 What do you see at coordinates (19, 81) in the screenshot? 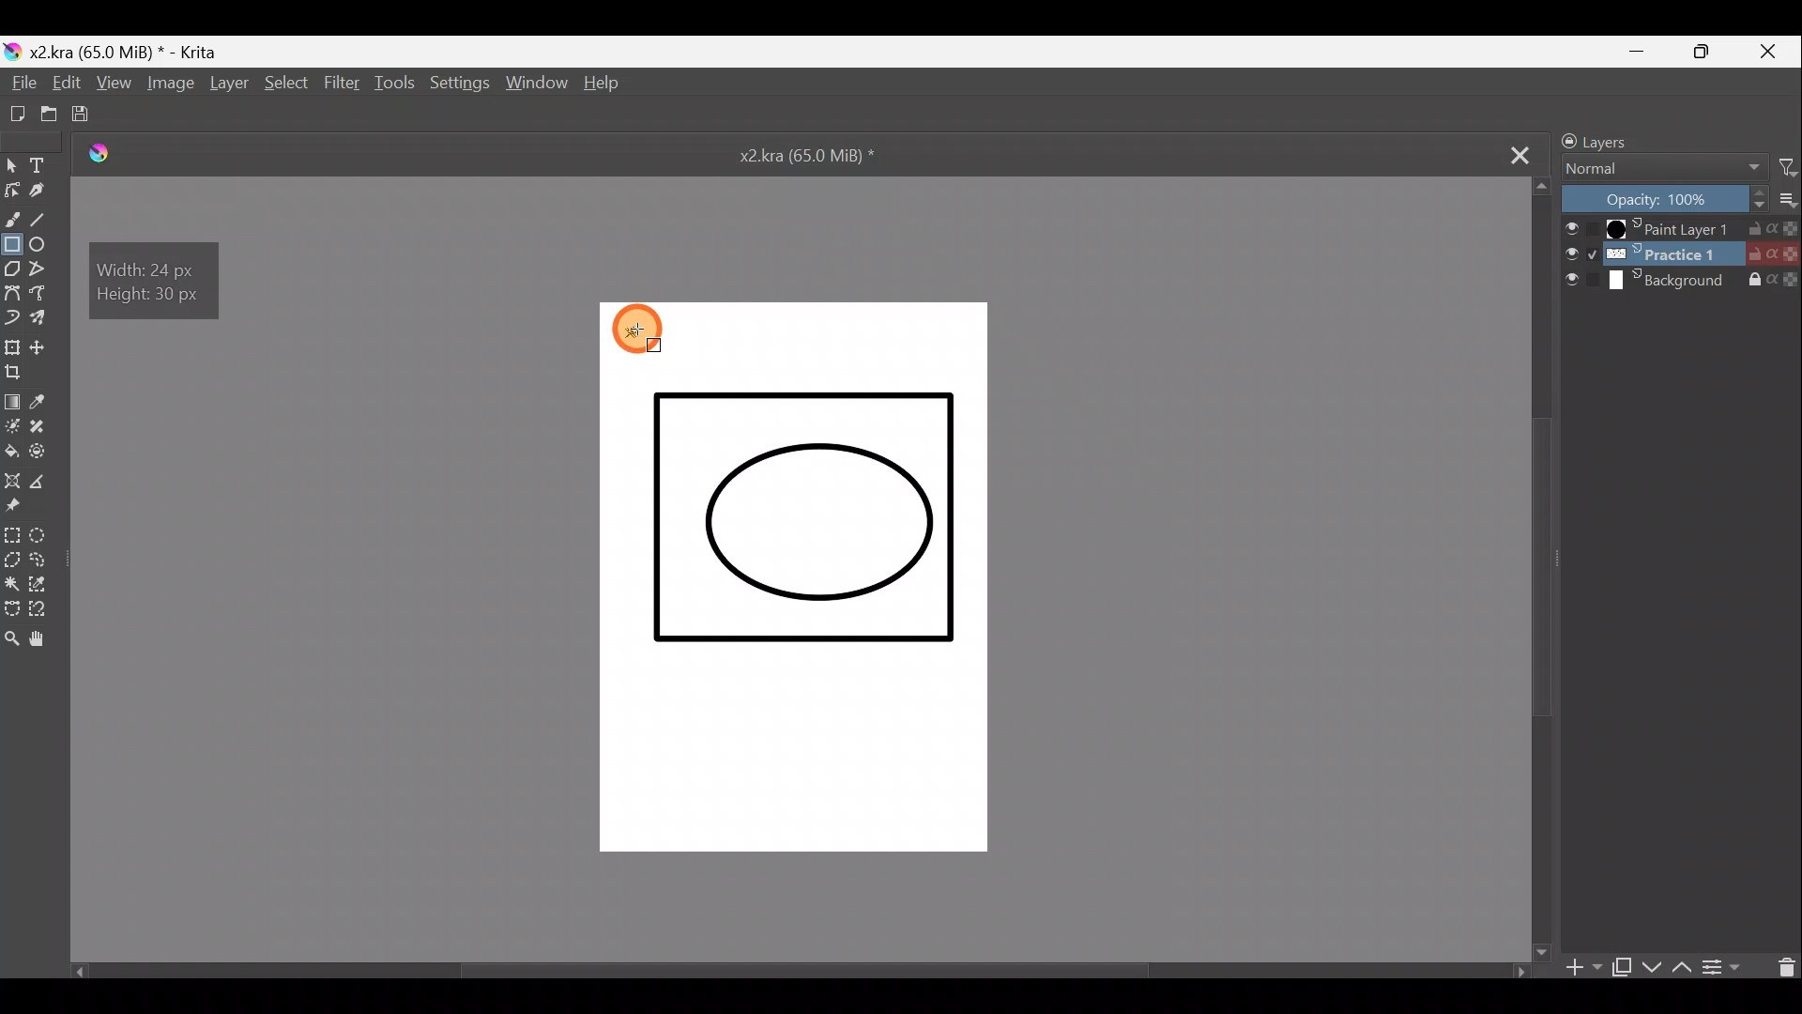
I see `File` at bounding box center [19, 81].